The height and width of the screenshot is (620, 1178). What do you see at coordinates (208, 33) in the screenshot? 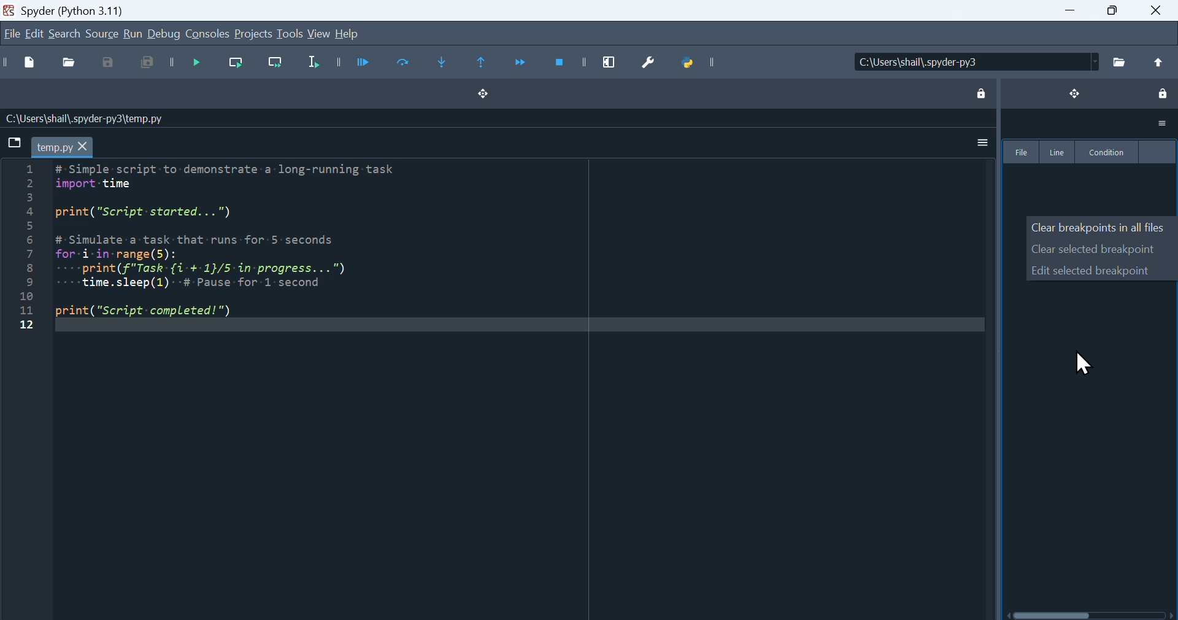
I see `Consoles` at bounding box center [208, 33].